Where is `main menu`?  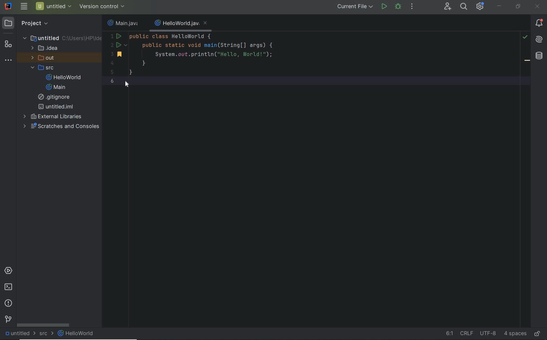 main menu is located at coordinates (24, 6).